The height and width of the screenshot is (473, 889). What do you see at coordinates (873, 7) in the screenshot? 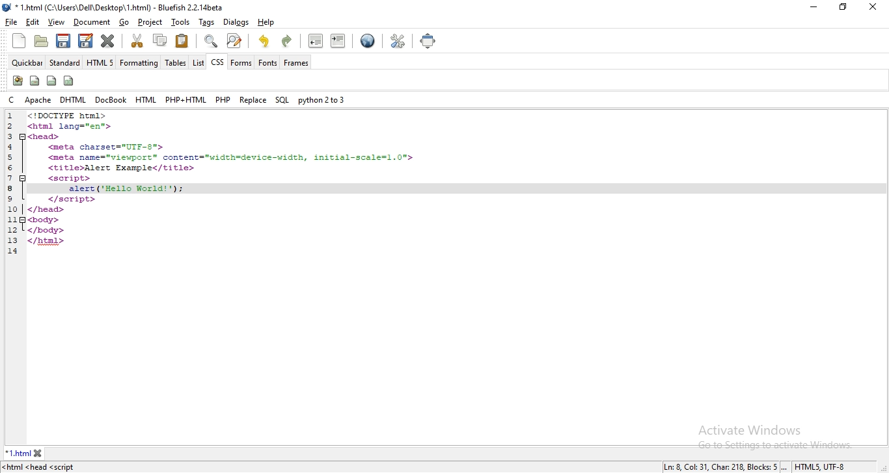
I see `close` at bounding box center [873, 7].